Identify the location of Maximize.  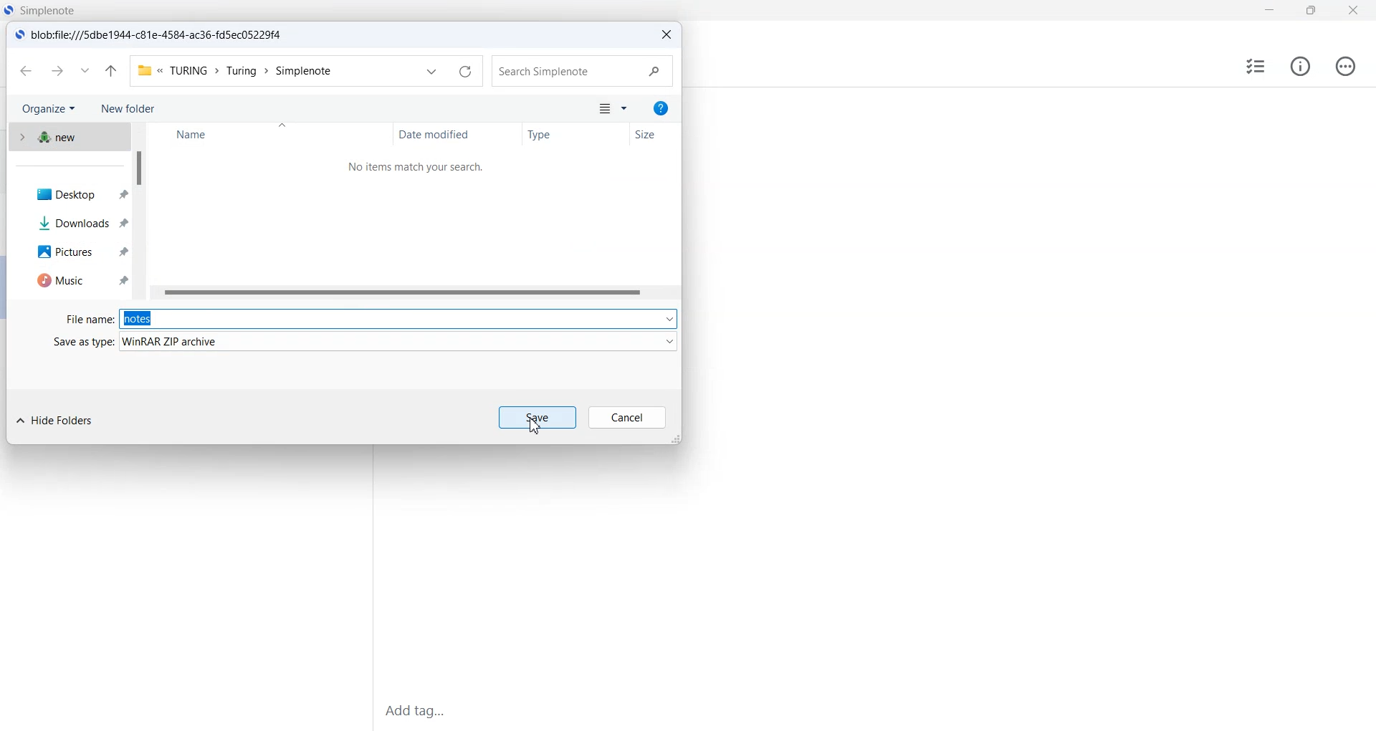
(1309, 11).